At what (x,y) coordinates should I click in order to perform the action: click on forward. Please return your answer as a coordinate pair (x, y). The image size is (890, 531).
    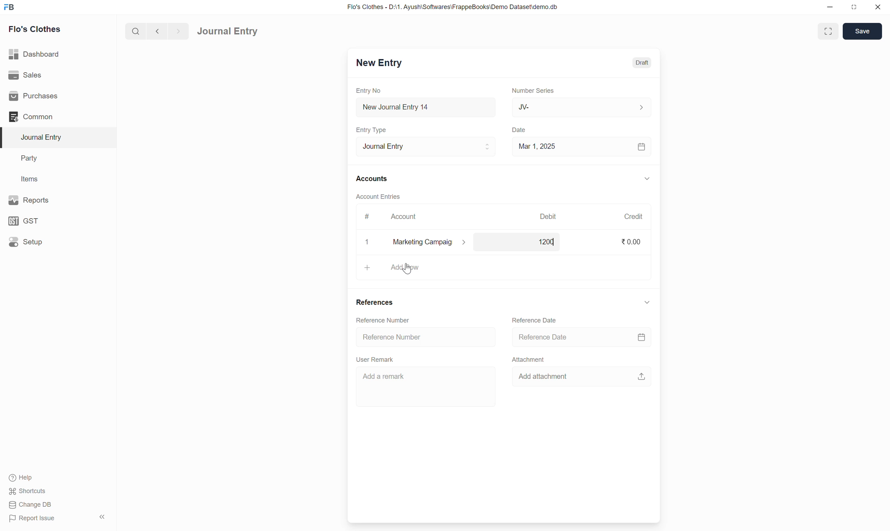
    Looking at the image, I should click on (177, 31).